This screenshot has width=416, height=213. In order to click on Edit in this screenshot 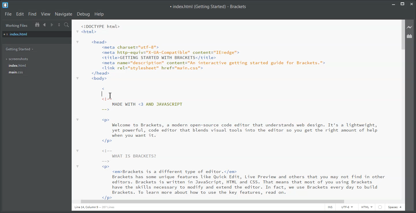, I will do `click(20, 14)`.